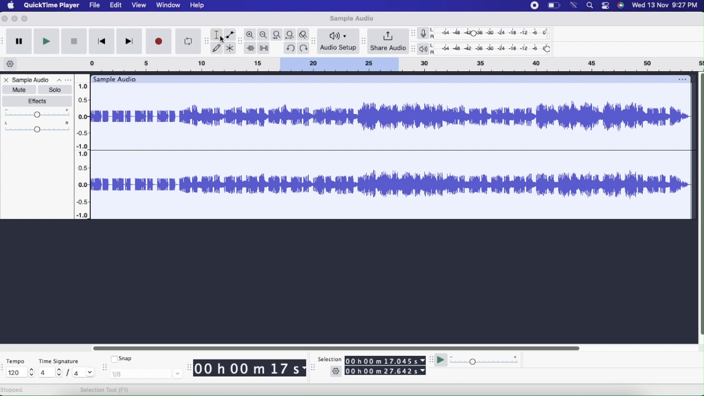  What do you see at coordinates (414, 49) in the screenshot?
I see `move toolbar` at bounding box center [414, 49].